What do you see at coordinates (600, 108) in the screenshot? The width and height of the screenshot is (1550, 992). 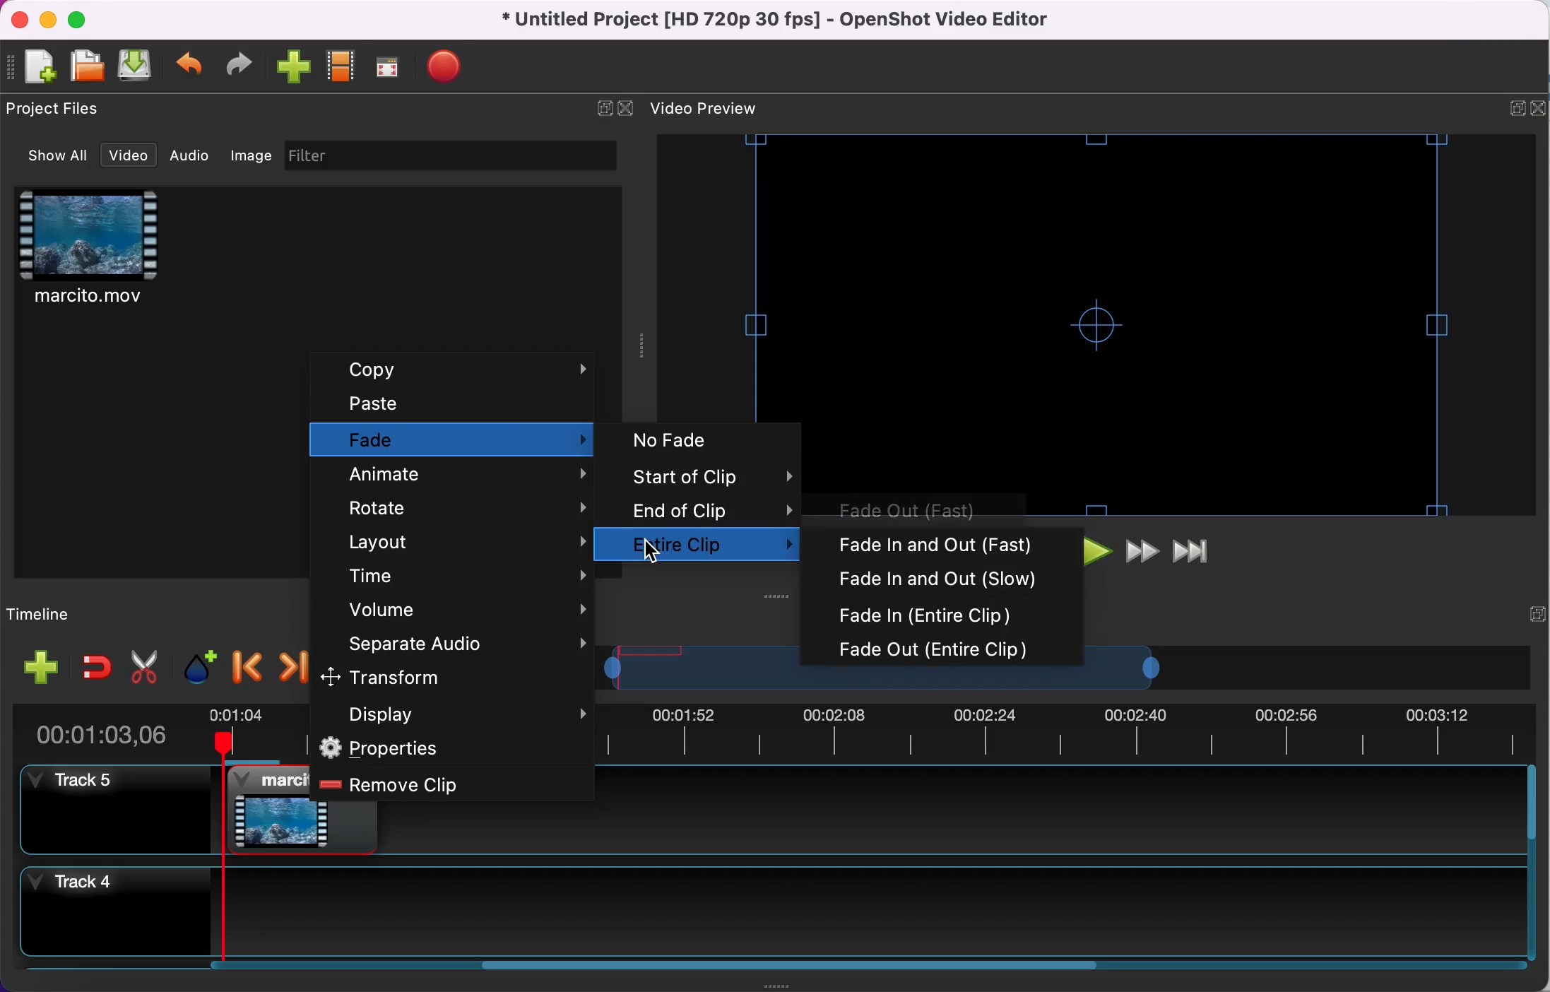 I see `expand/hide` at bounding box center [600, 108].